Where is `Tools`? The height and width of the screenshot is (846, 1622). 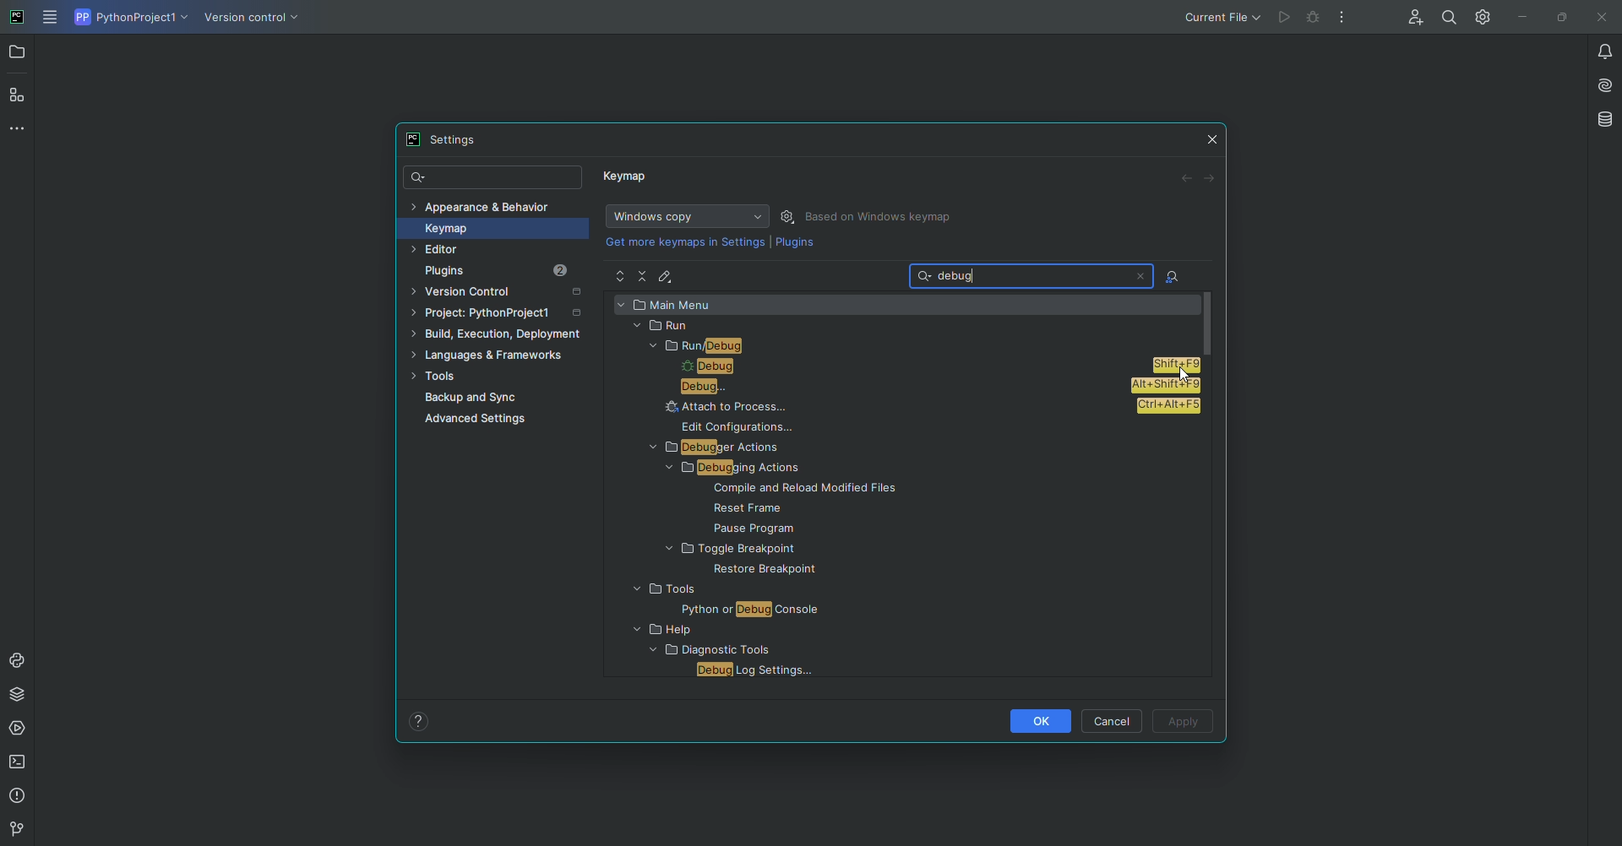
Tools is located at coordinates (493, 377).